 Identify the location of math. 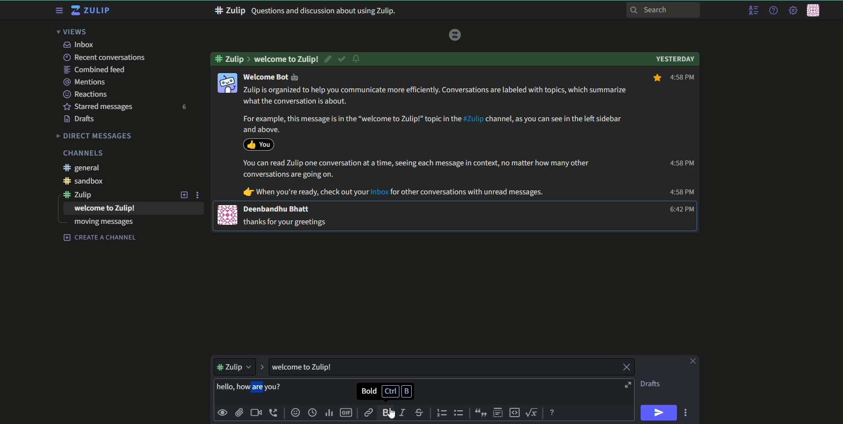
(534, 412).